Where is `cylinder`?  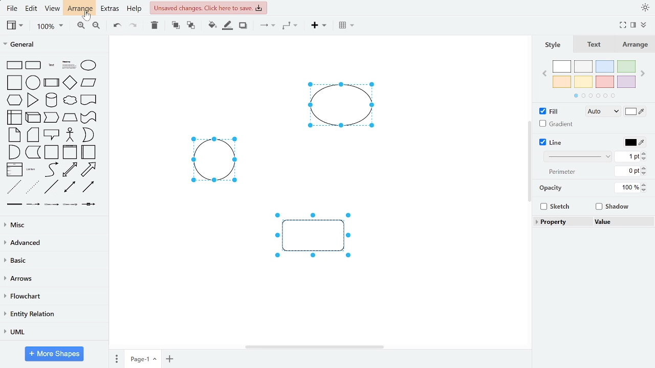 cylinder is located at coordinates (51, 100).